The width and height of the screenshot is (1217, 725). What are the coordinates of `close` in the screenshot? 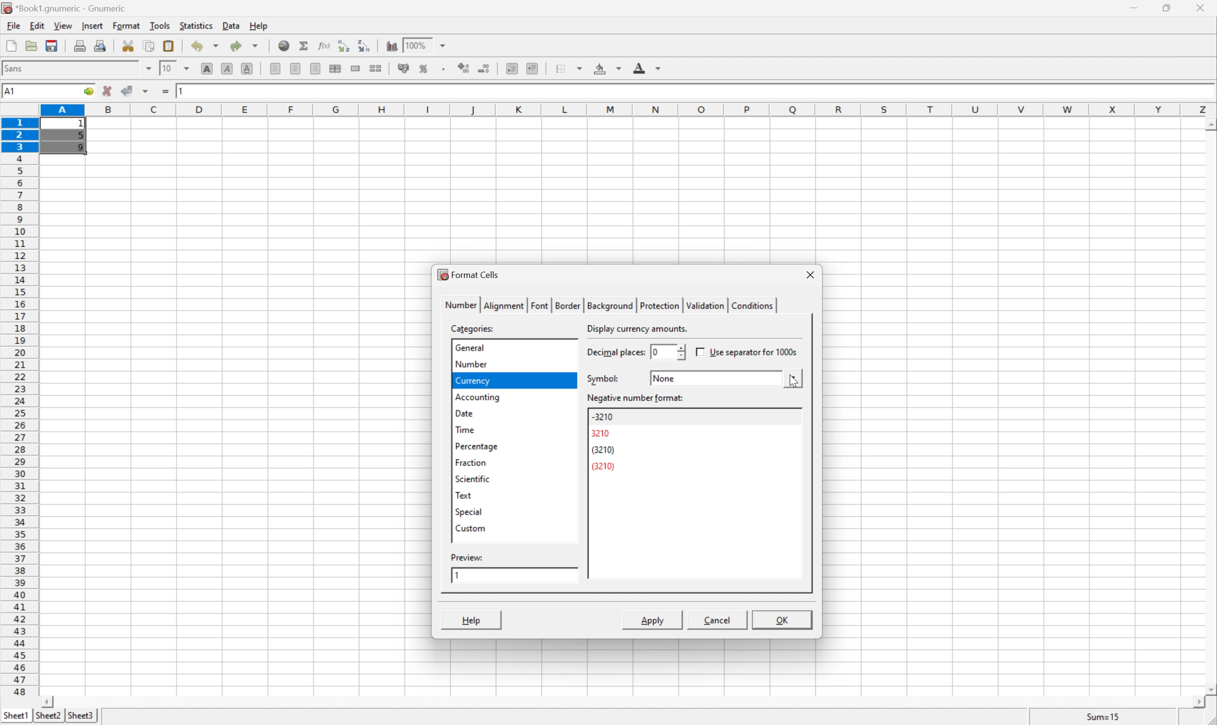 It's located at (810, 275).